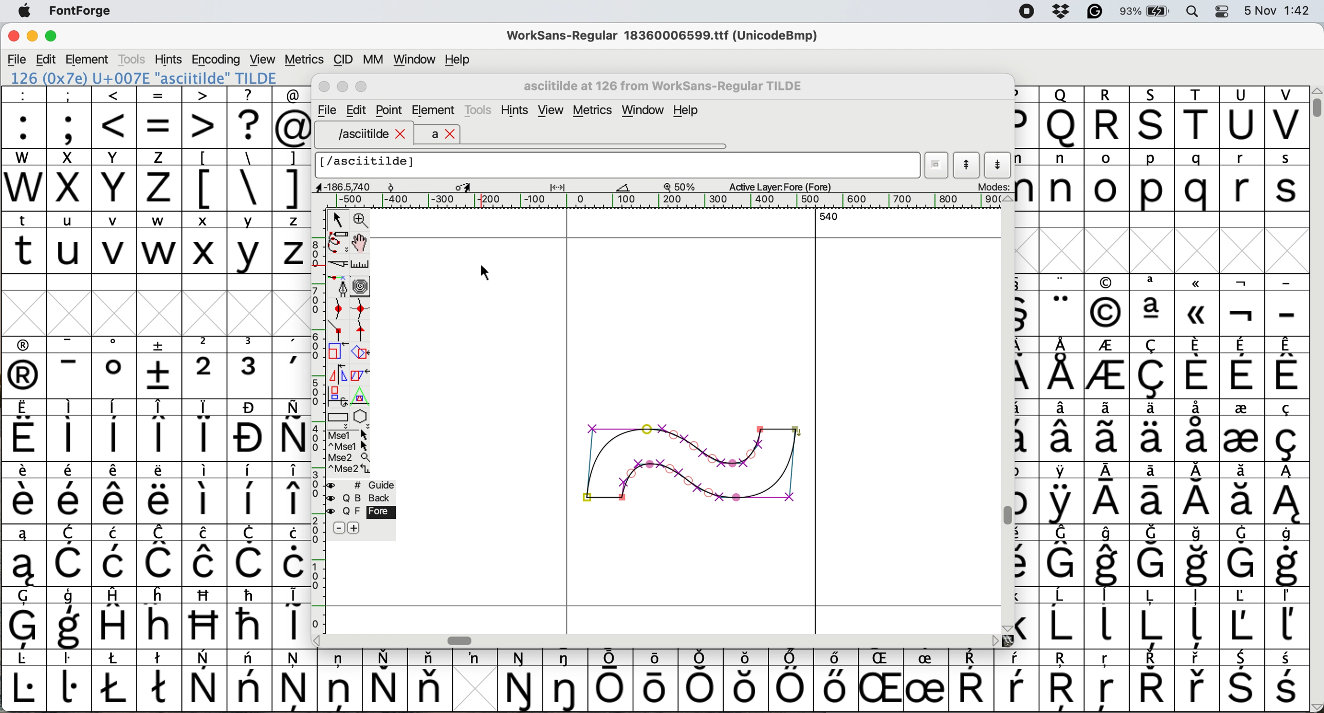  Describe the element at coordinates (363, 221) in the screenshot. I see `zoom in` at that location.